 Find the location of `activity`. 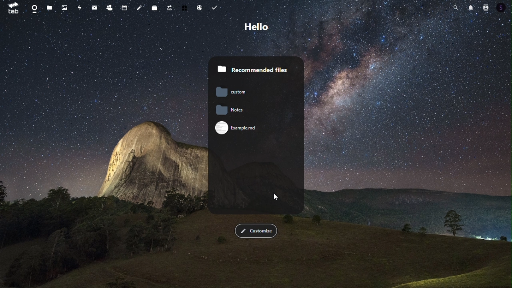

activity is located at coordinates (79, 7).